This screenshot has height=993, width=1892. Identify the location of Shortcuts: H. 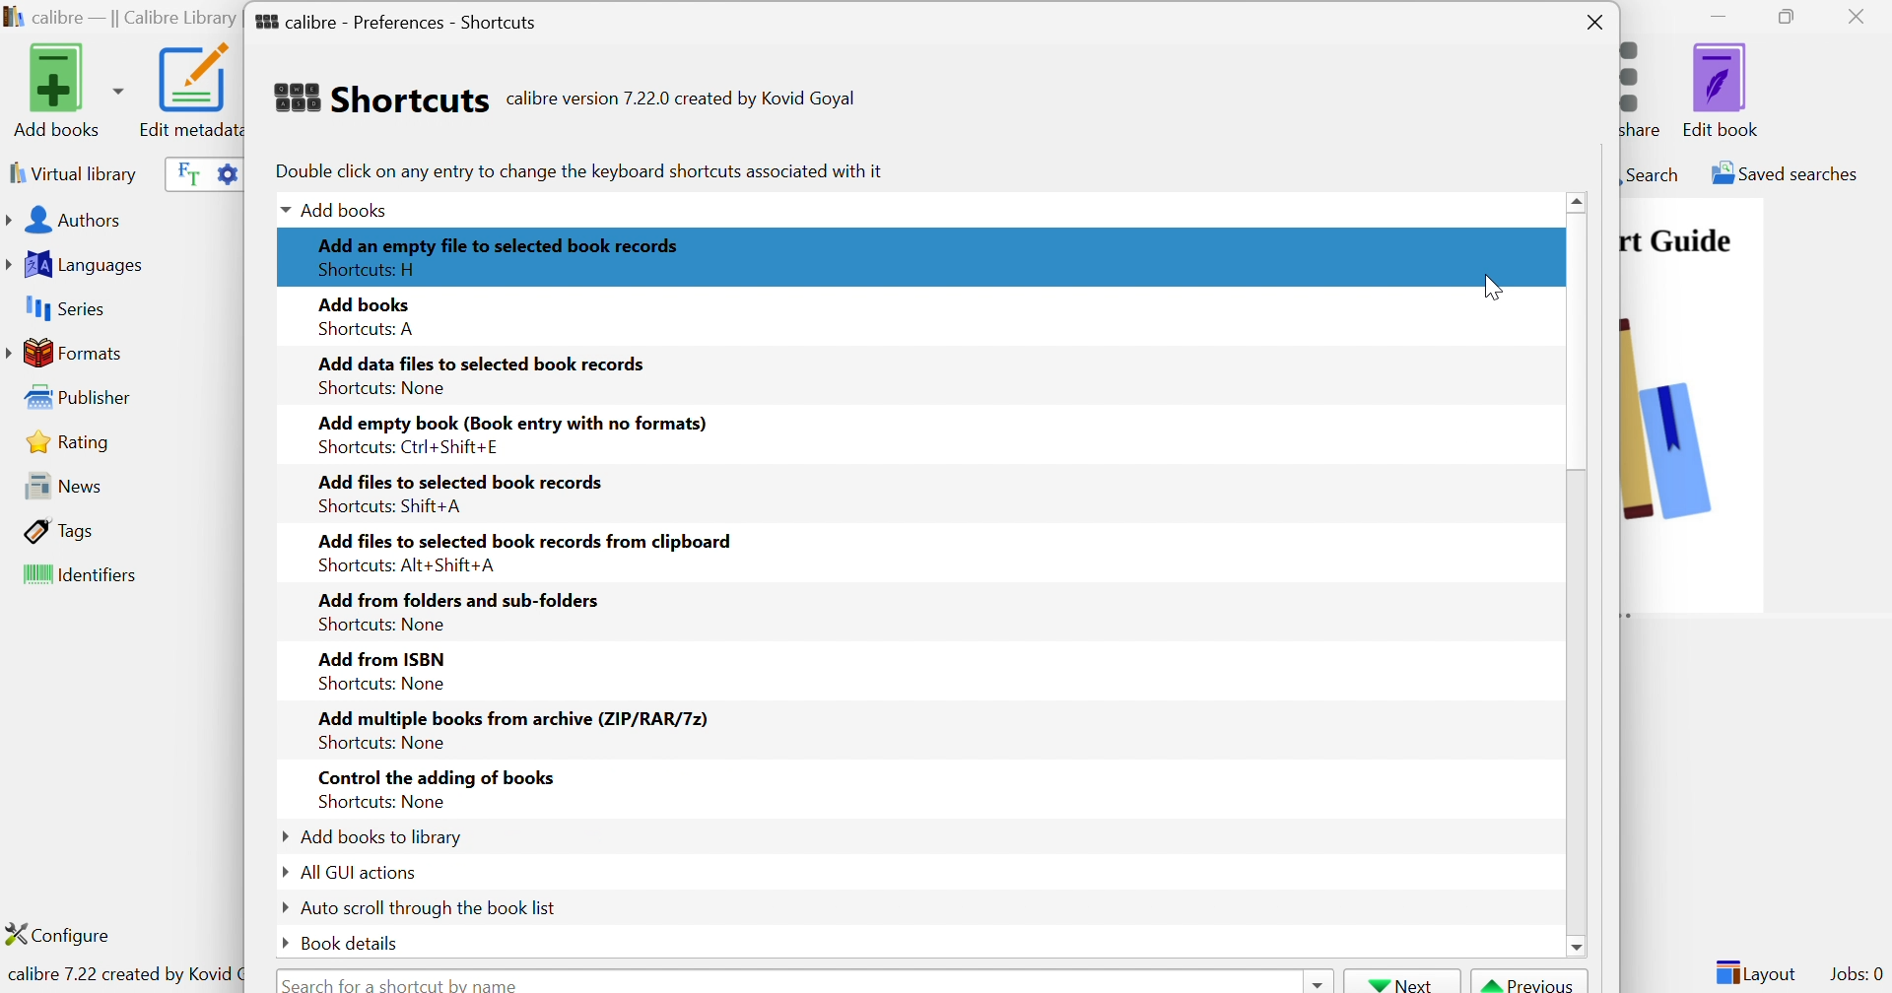
(372, 267).